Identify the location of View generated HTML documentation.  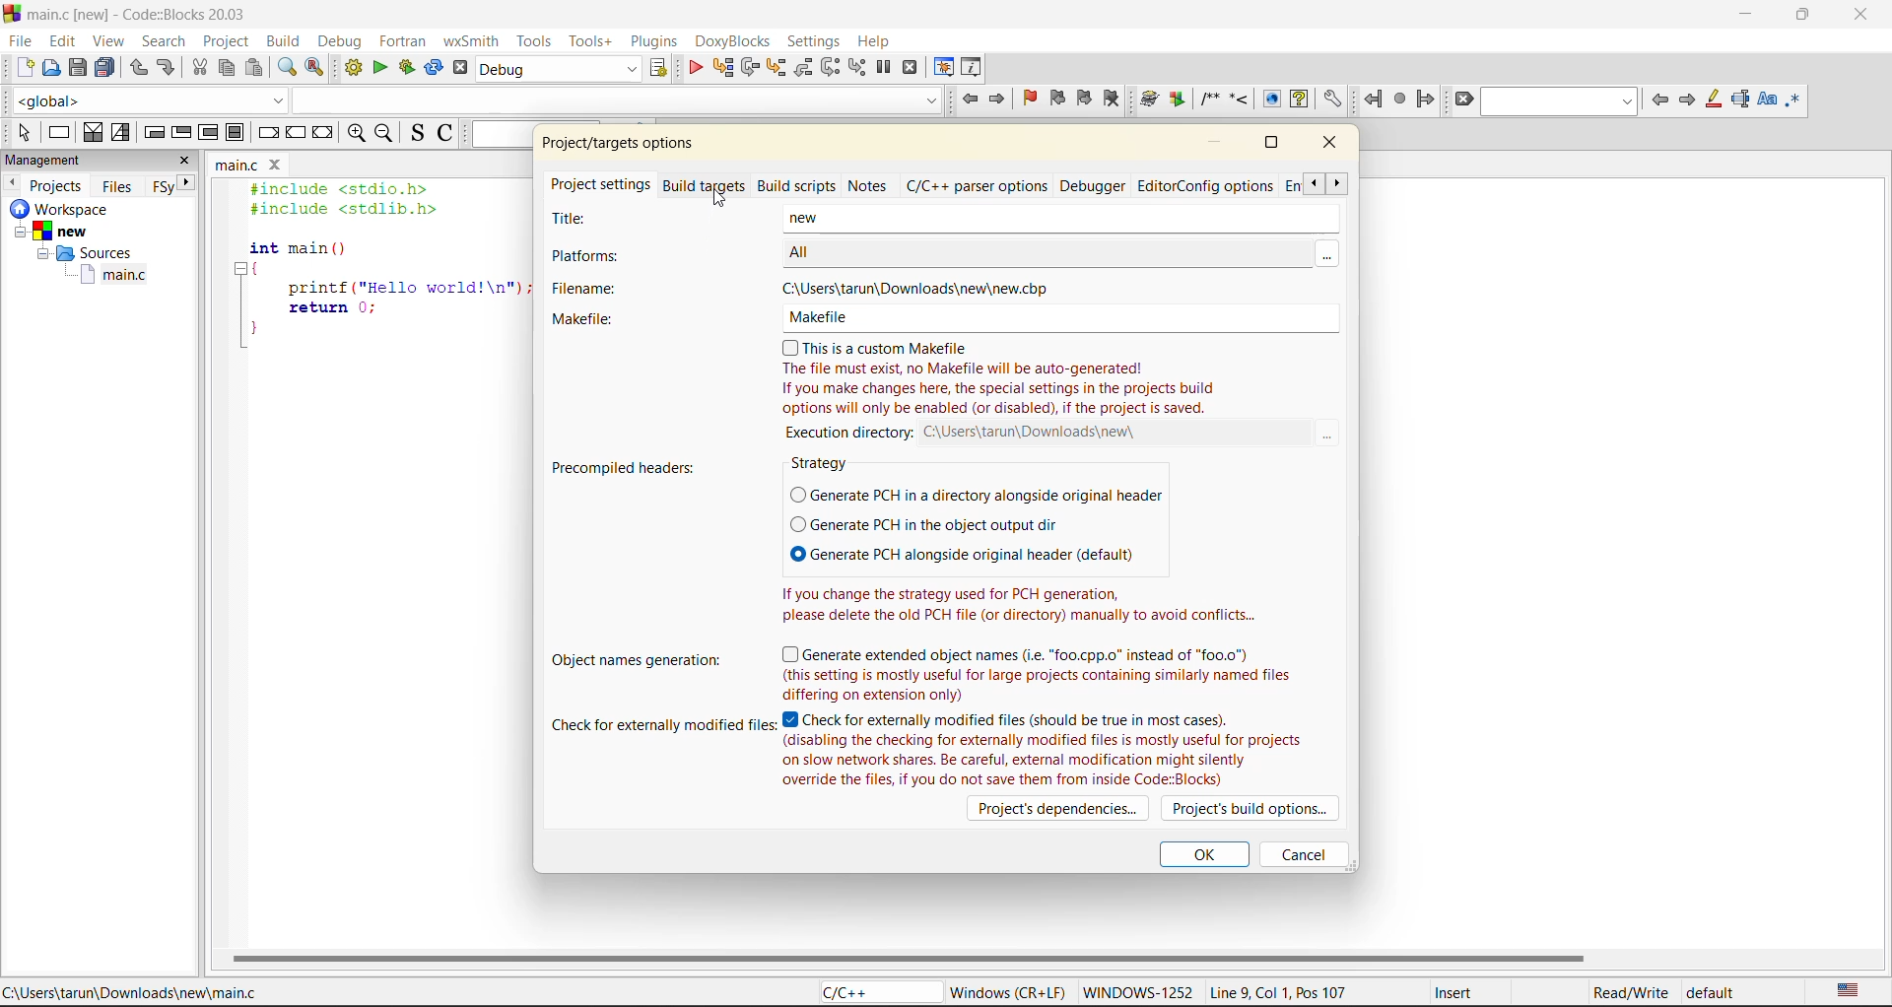
(1271, 99).